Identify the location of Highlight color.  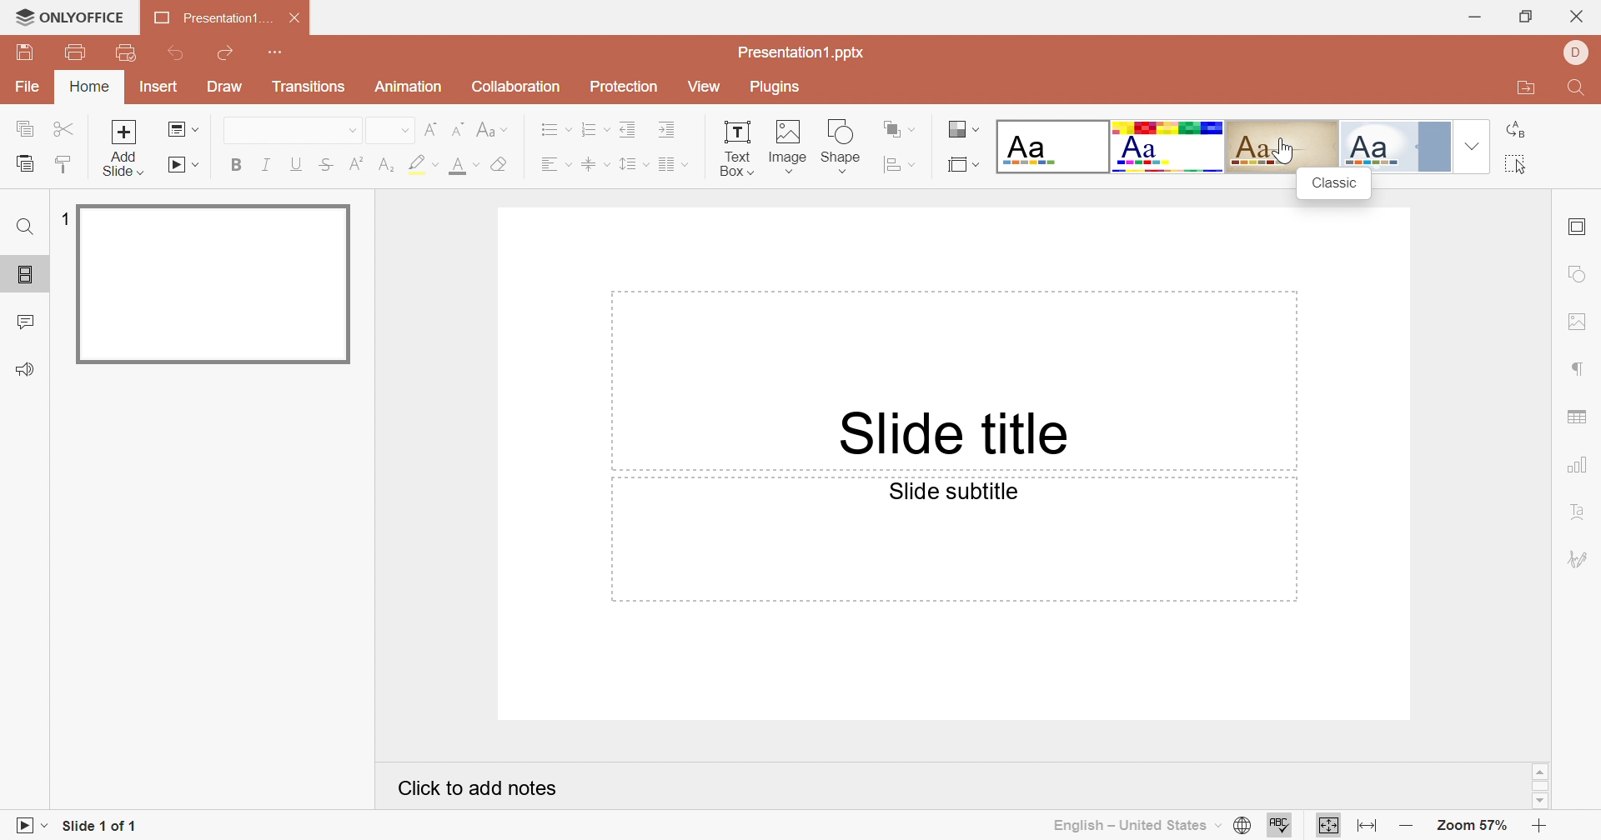
(414, 163).